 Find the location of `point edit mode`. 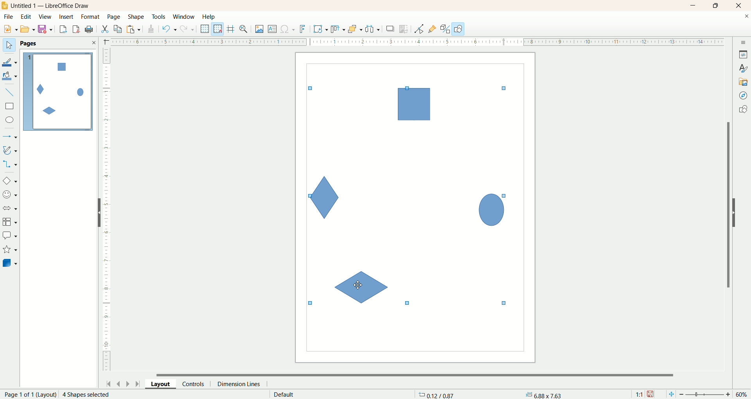

point edit mode is located at coordinates (419, 29).